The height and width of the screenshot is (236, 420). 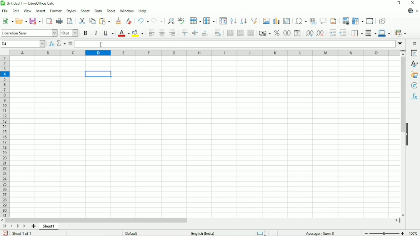 I want to click on Functions, so click(x=414, y=96).